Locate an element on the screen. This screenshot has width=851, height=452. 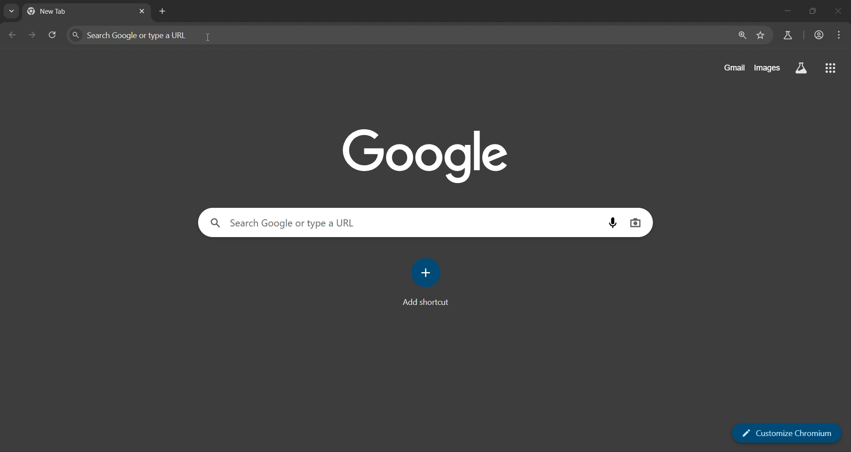
google is located at coordinates (430, 155).